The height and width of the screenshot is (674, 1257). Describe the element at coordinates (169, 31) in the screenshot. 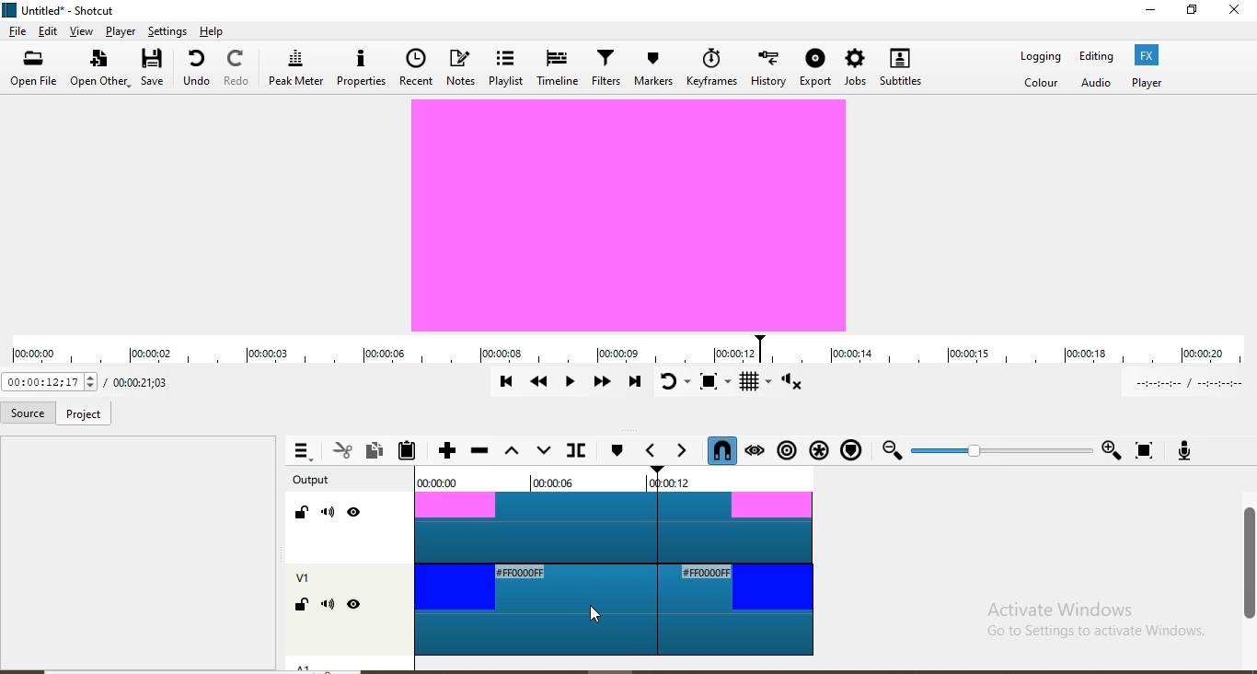

I see `Settings` at that location.